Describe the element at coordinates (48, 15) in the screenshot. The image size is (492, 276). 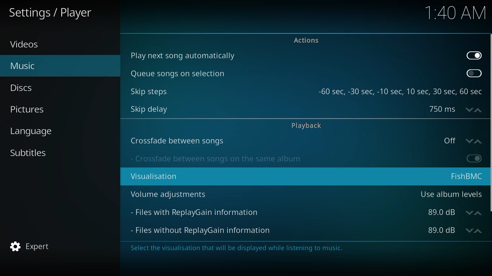
I see `>ettings / Player` at that location.